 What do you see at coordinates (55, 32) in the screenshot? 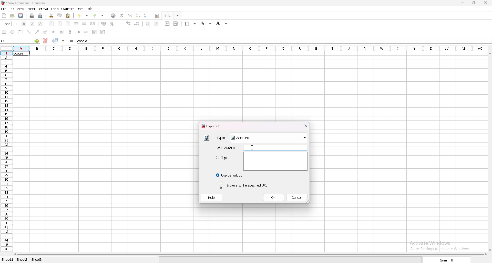
I see `radio button` at bounding box center [55, 32].